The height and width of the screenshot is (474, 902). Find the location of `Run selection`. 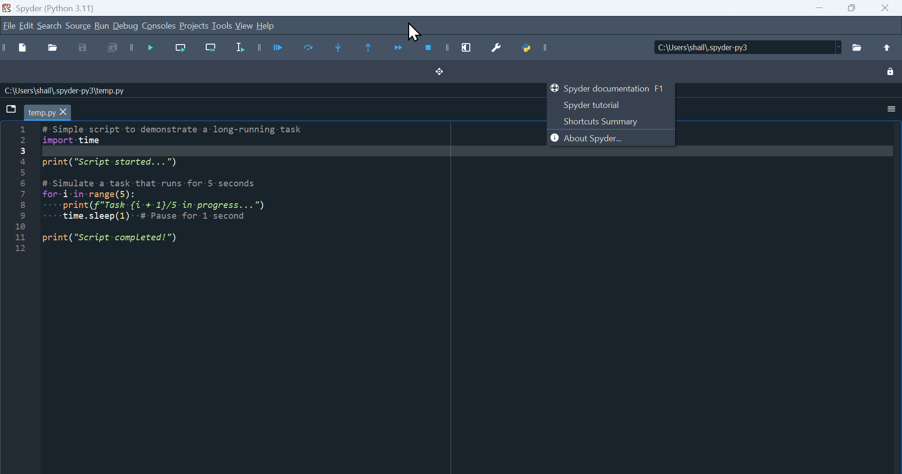

Run selection is located at coordinates (242, 48).